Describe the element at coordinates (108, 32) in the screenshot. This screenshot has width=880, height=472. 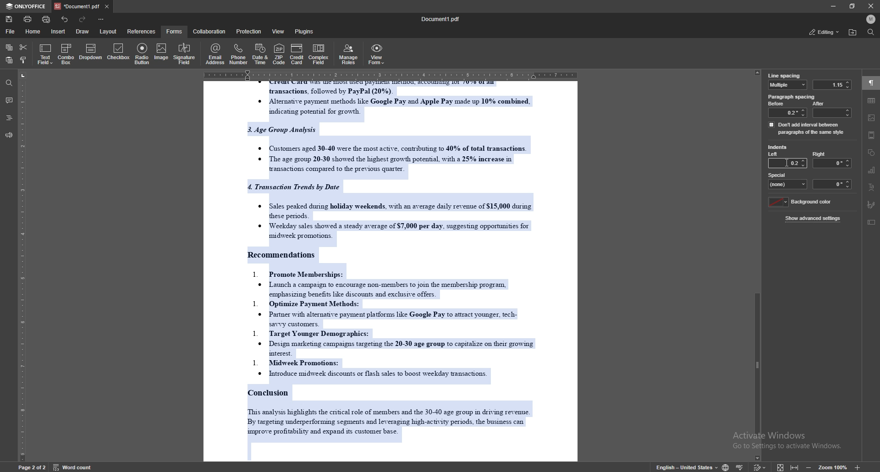
I see `layout` at that location.